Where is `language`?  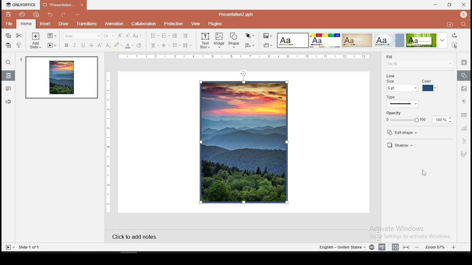
language is located at coordinates (371, 247).